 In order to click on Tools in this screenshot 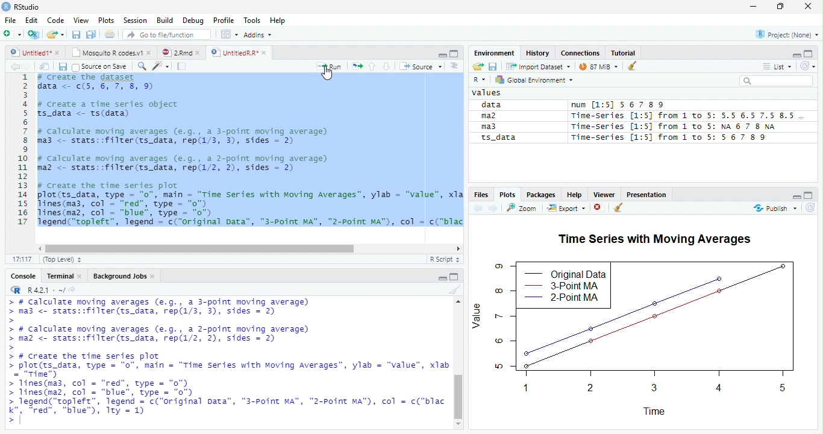, I will do `click(252, 20)`.